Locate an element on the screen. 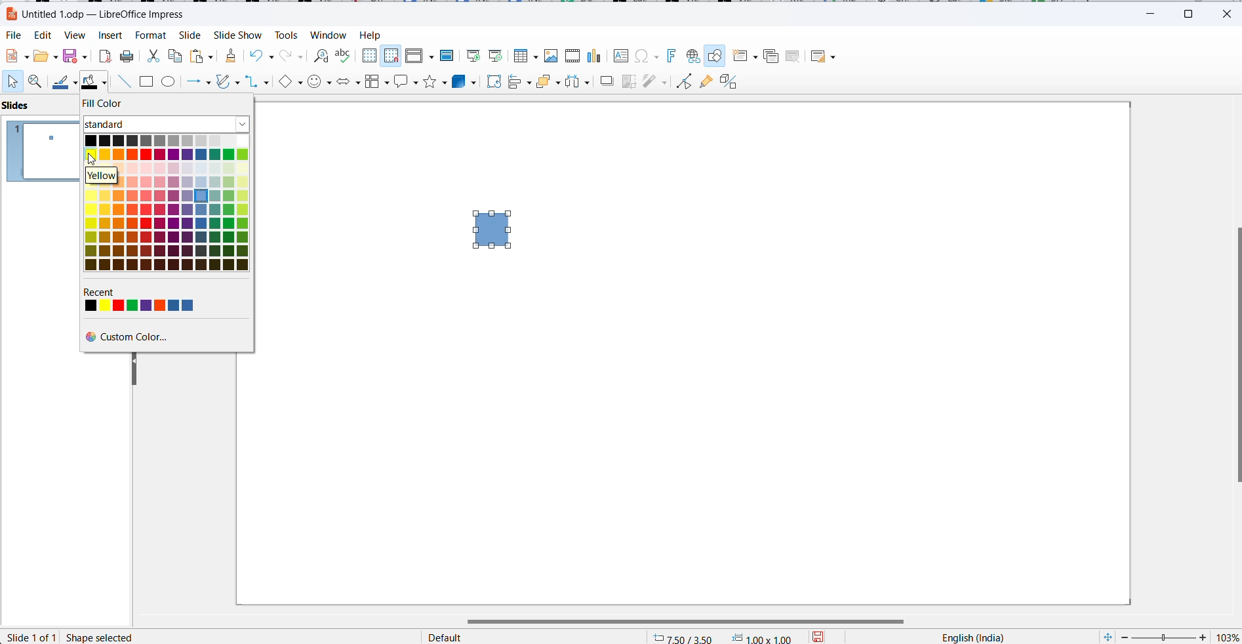 Image resolution: width=1242 pixels, height=644 pixels. scroll bar  is located at coordinates (694, 621).